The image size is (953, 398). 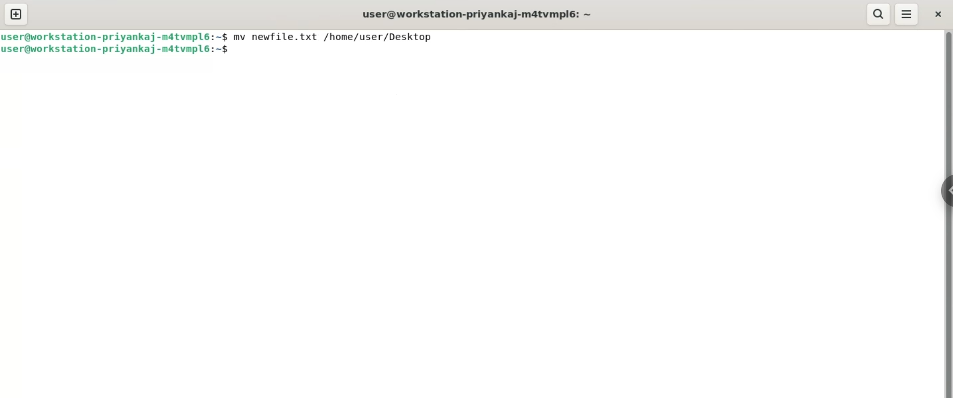 I want to click on new tab, so click(x=15, y=14).